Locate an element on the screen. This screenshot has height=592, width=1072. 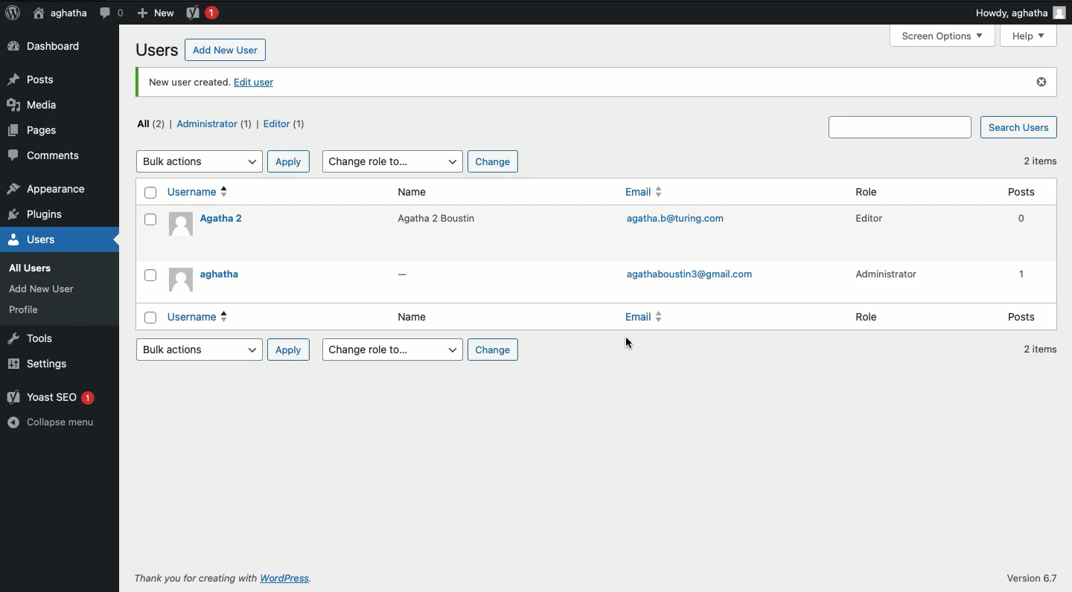
Checkbox is located at coordinates (150, 193).